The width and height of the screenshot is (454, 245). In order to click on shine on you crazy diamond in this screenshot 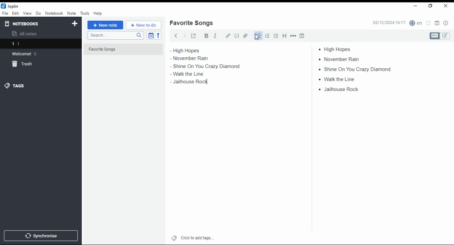, I will do `click(207, 66)`.